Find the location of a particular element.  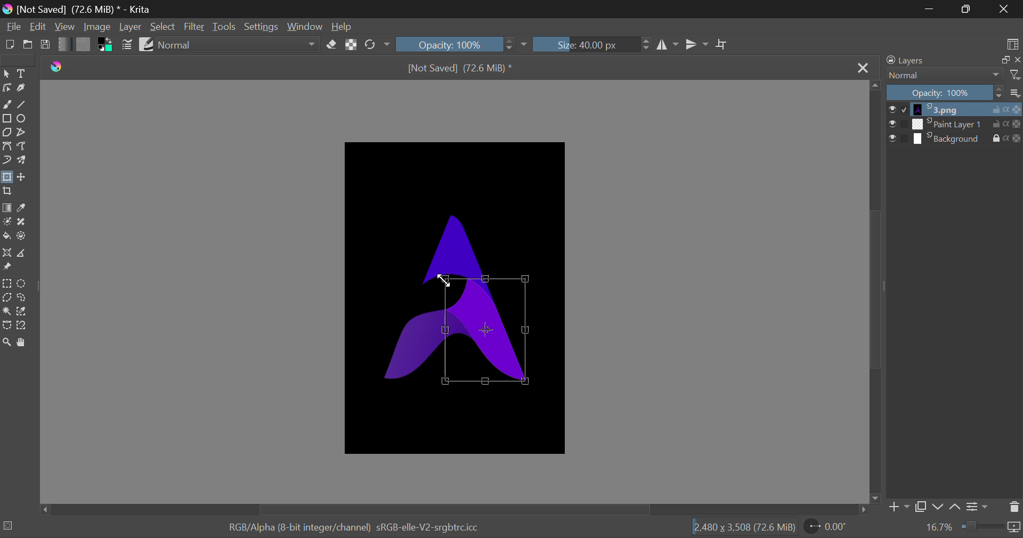

Add Layer is located at coordinates (898, 507).